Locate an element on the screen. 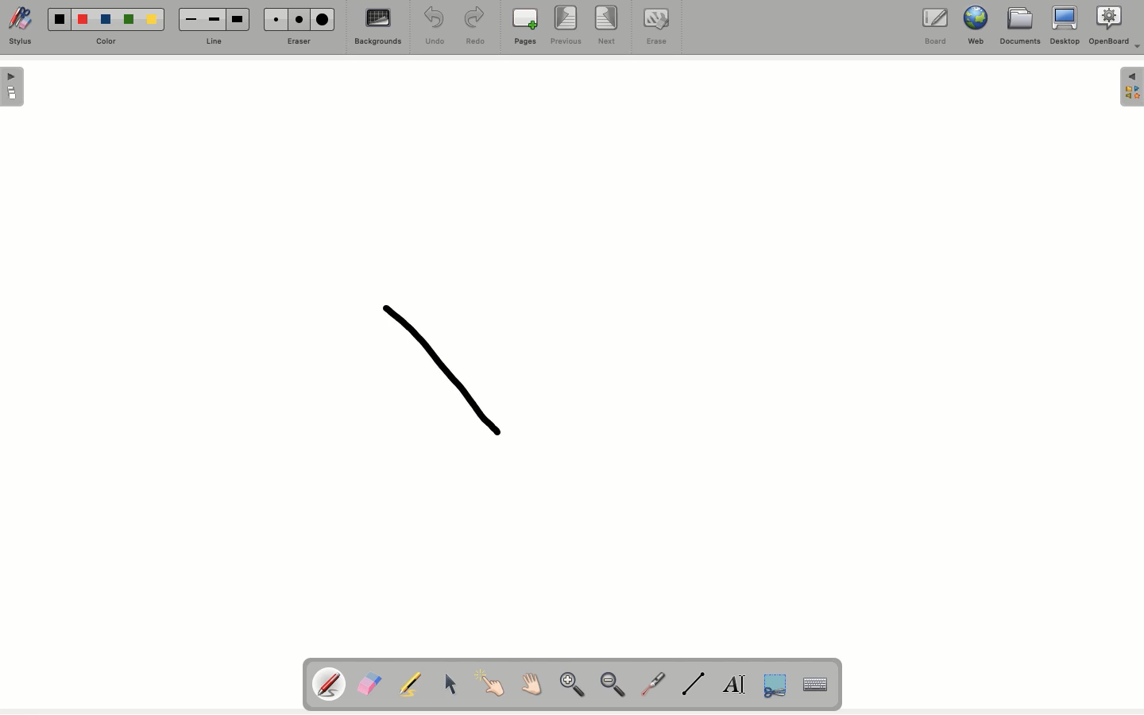 This screenshot has height=715, width=1144. Redo is located at coordinates (477, 28).